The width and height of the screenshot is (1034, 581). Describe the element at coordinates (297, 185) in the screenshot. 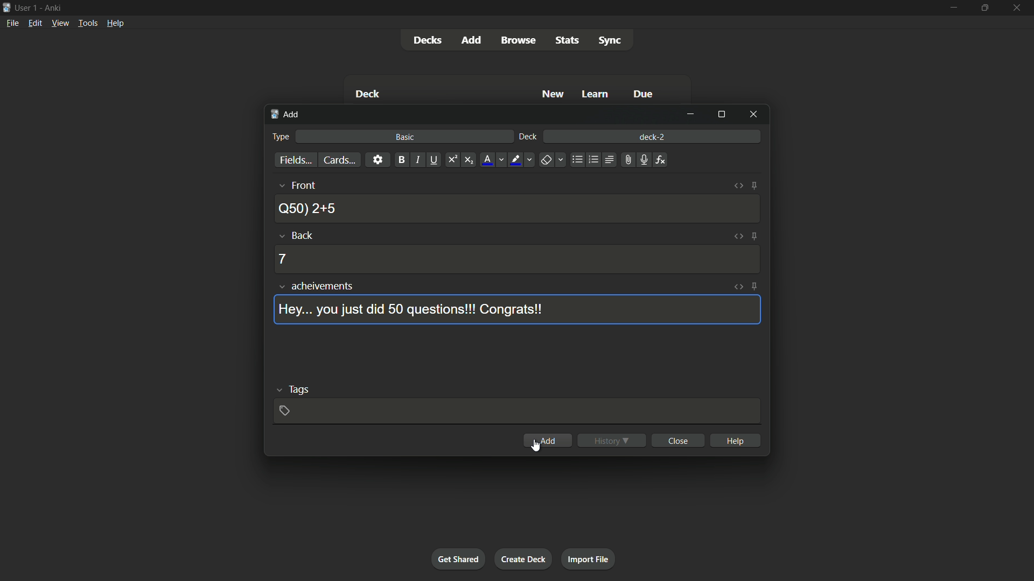

I see `front` at that location.